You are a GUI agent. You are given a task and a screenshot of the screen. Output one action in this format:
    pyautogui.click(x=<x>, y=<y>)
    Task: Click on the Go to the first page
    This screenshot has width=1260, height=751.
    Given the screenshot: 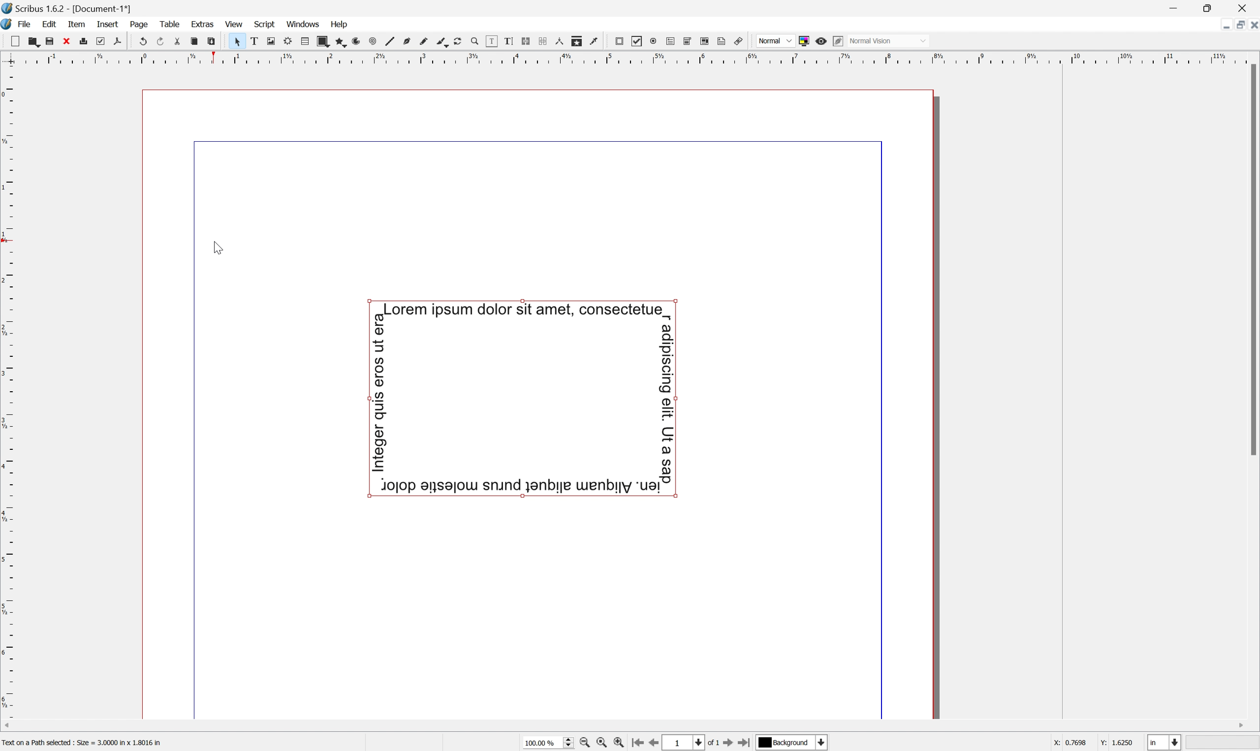 What is the action you would take?
    pyautogui.click(x=639, y=744)
    